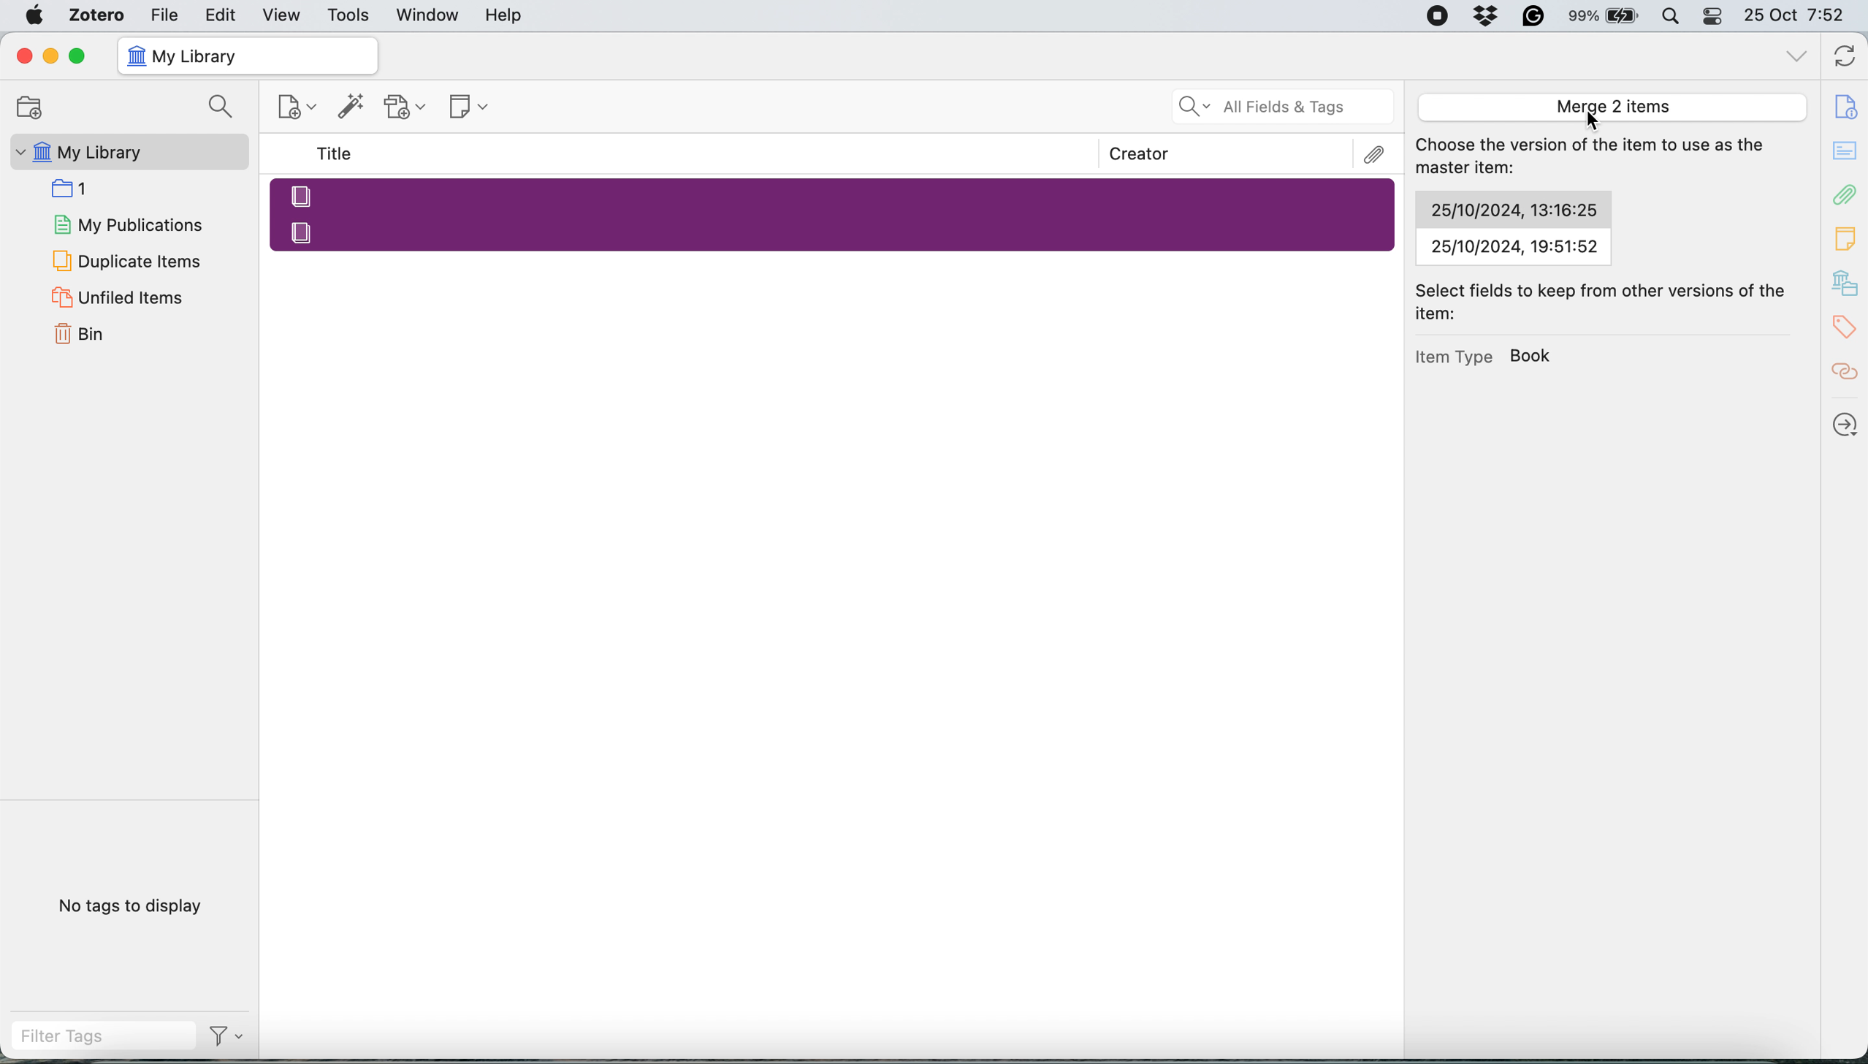  Describe the element at coordinates (1485, 355) in the screenshot. I see `Item Type: Book` at that location.